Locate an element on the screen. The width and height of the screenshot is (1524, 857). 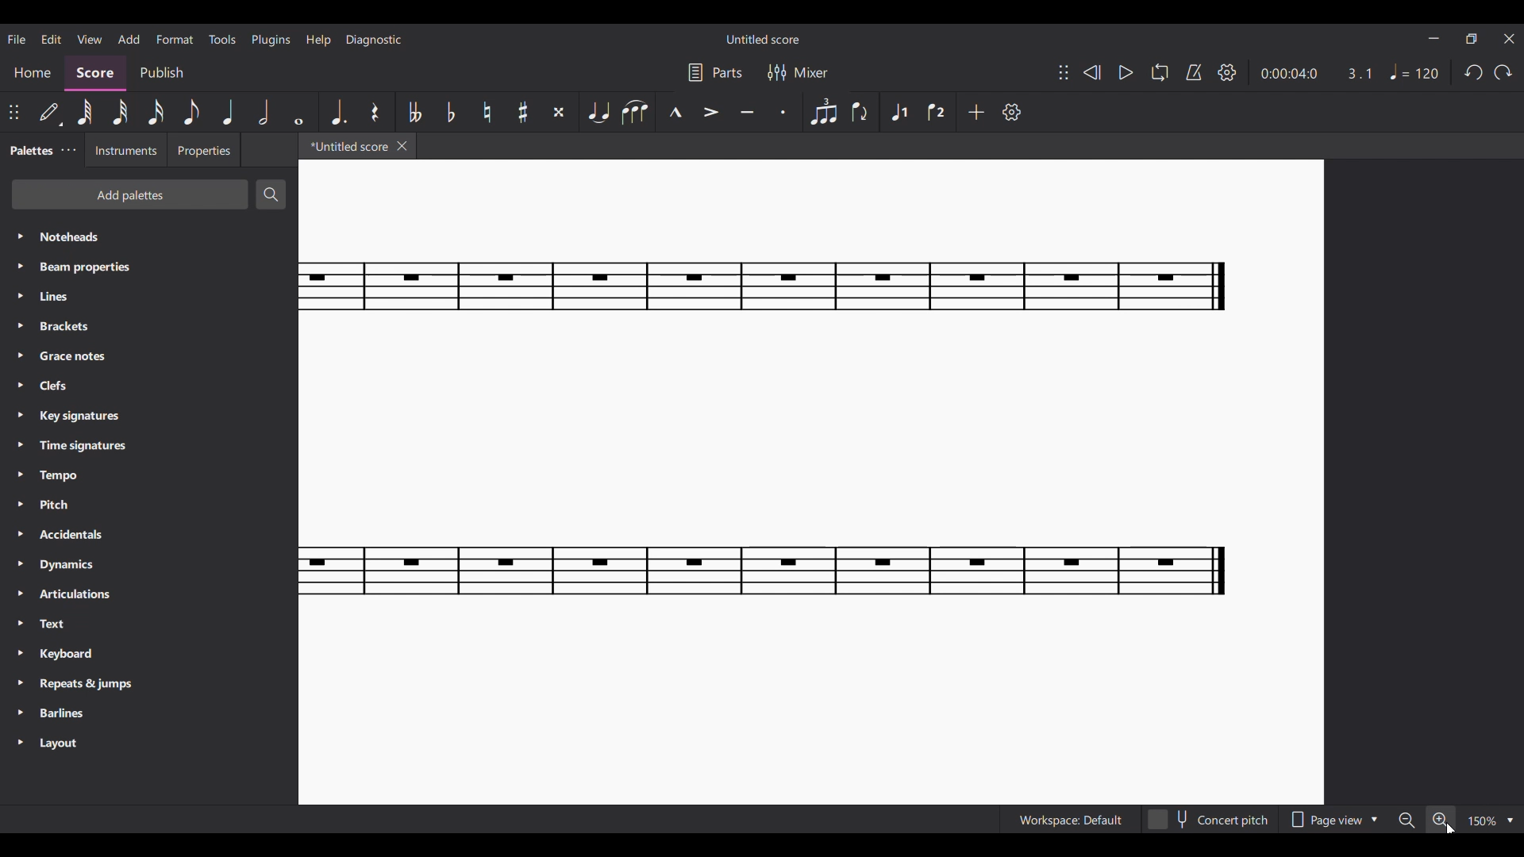
Zoom in, highlighted by cursor is located at coordinates (1441, 820).